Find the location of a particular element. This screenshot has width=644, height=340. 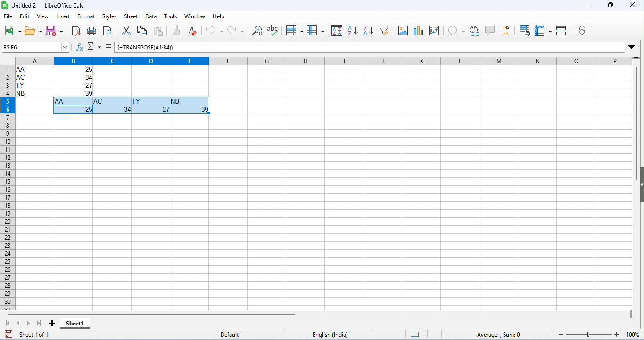

column is located at coordinates (315, 31).